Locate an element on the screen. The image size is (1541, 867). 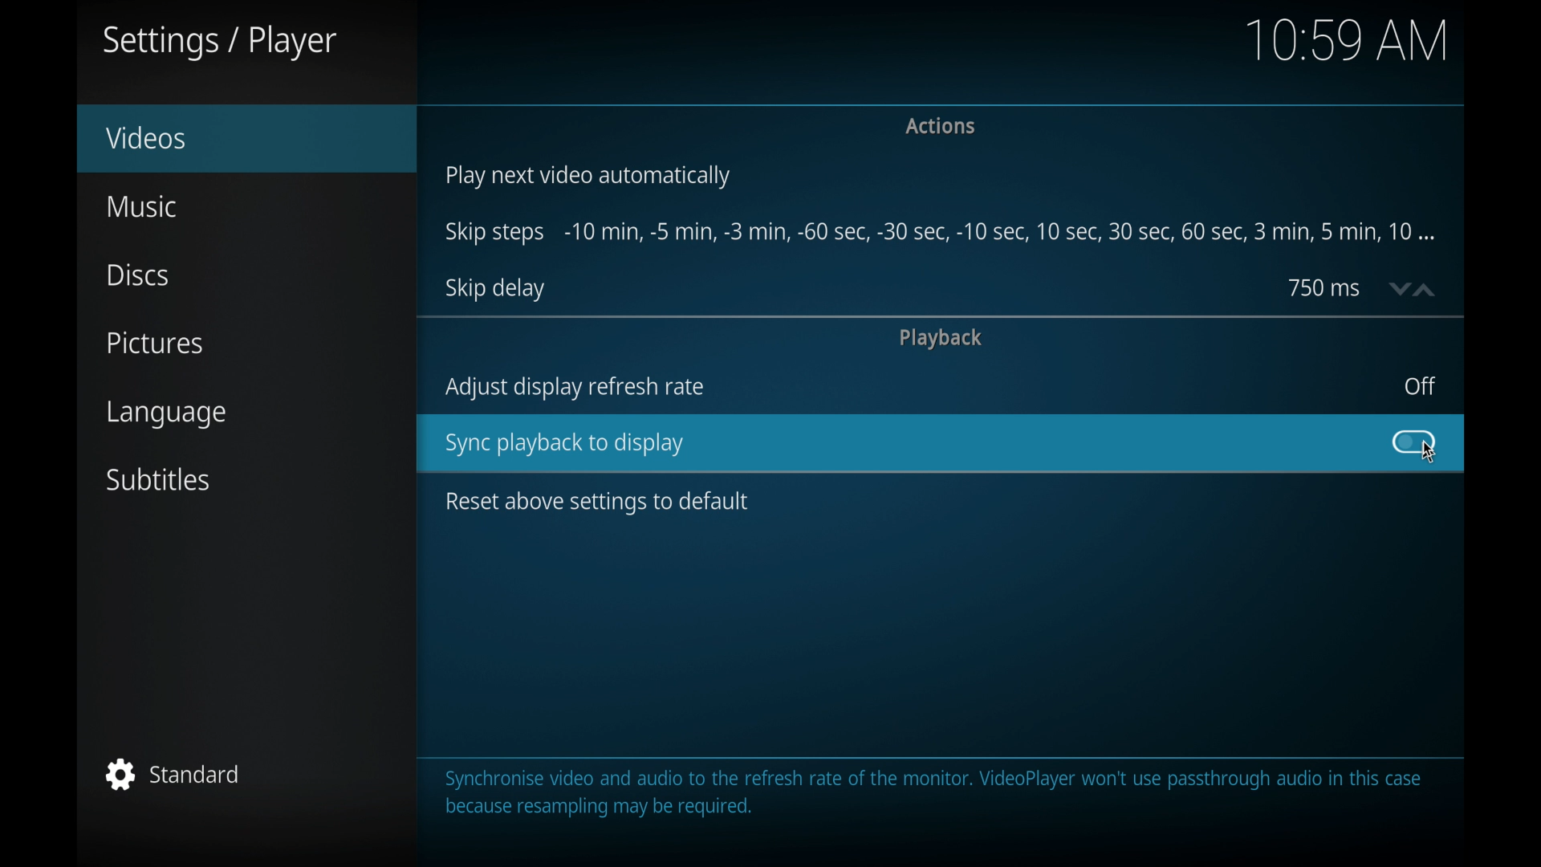
10.59 am is located at coordinates (1345, 41).